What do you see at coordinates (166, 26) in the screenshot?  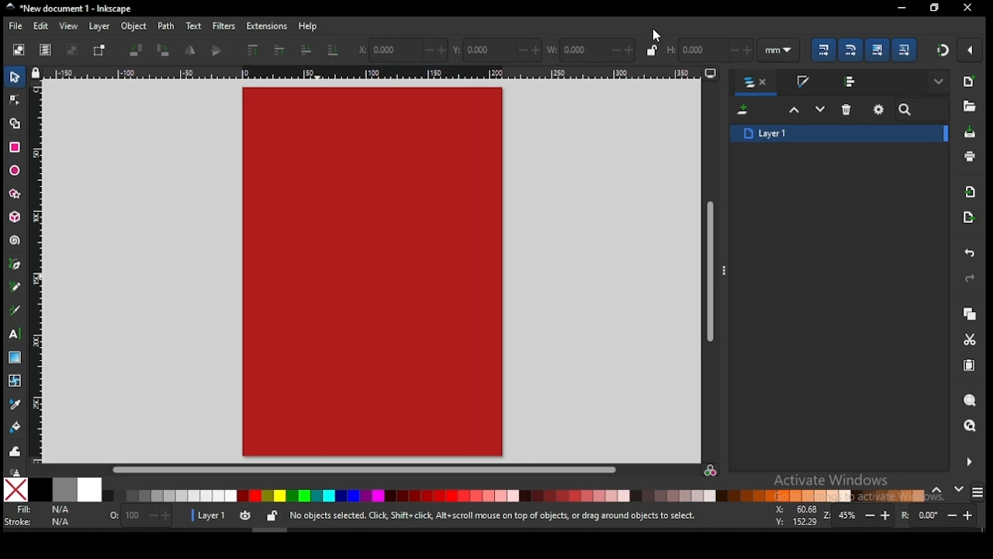 I see `path` at bounding box center [166, 26].